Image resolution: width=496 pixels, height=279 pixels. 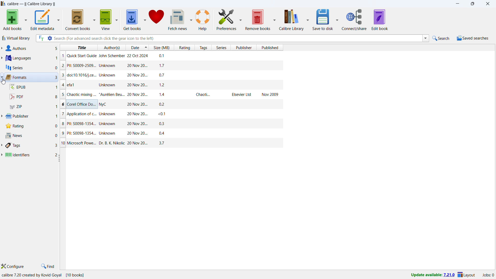 What do you see at coordinates (34, 107) in the screenshot?
I see `zip` at bounding box center [34, 107].